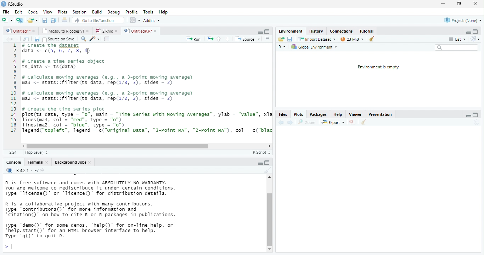 This screenshot has width=484, height=255. What do you see at coordinates (270, 219) in the screenshot?
I see `vertical scrollbar` at bounding box center [270, 219].